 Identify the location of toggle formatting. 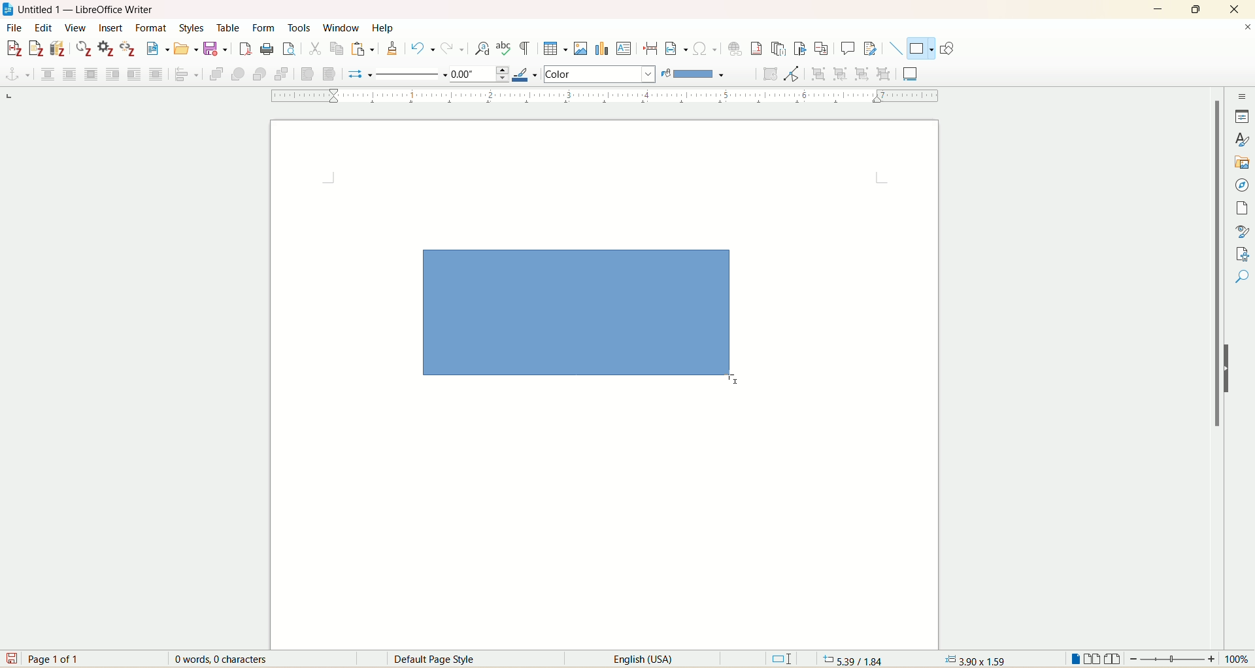
(525, 49).